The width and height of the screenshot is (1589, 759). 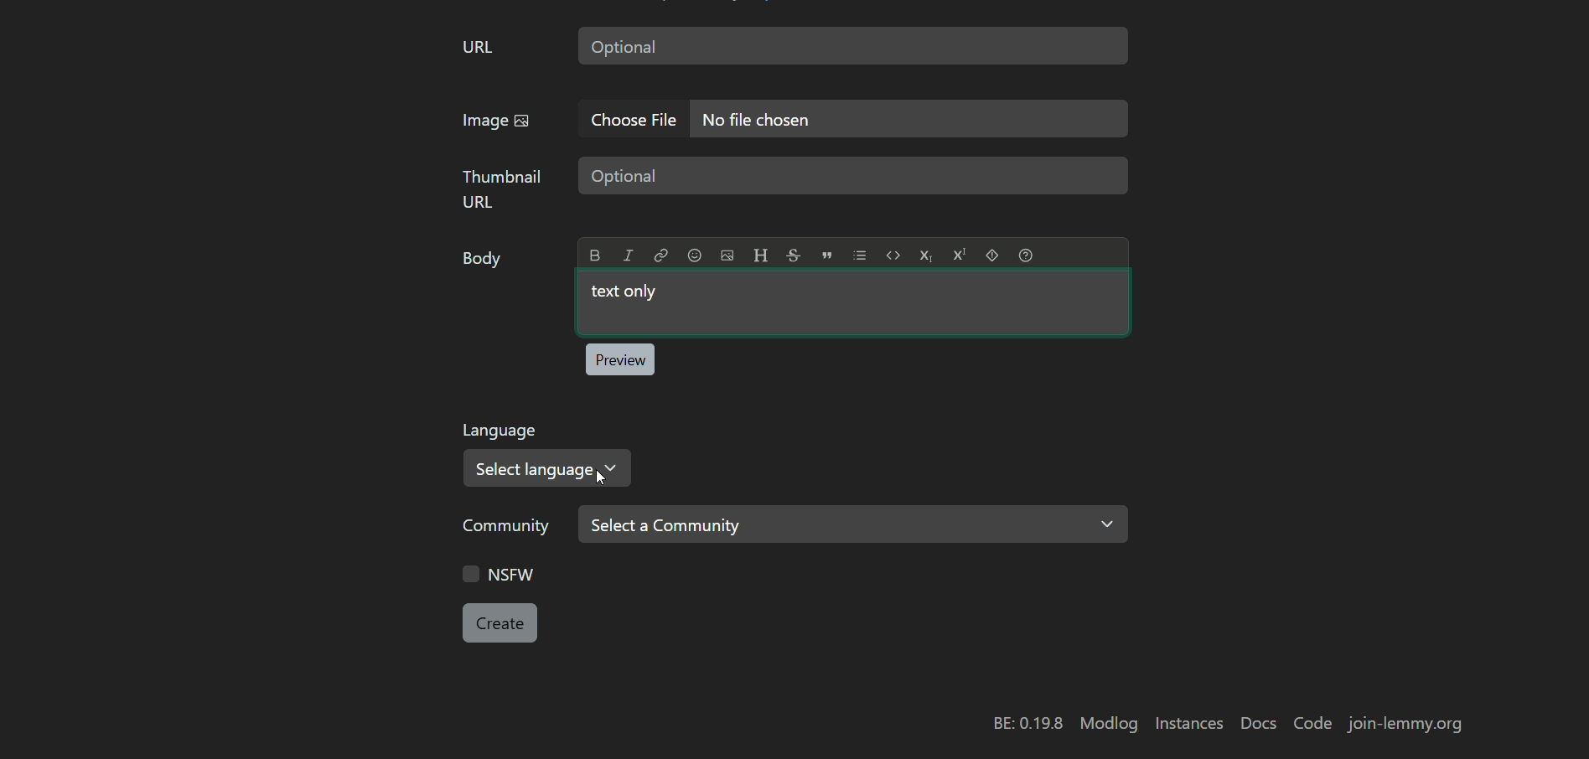 I want to click on image, so click(x=496, y=122).